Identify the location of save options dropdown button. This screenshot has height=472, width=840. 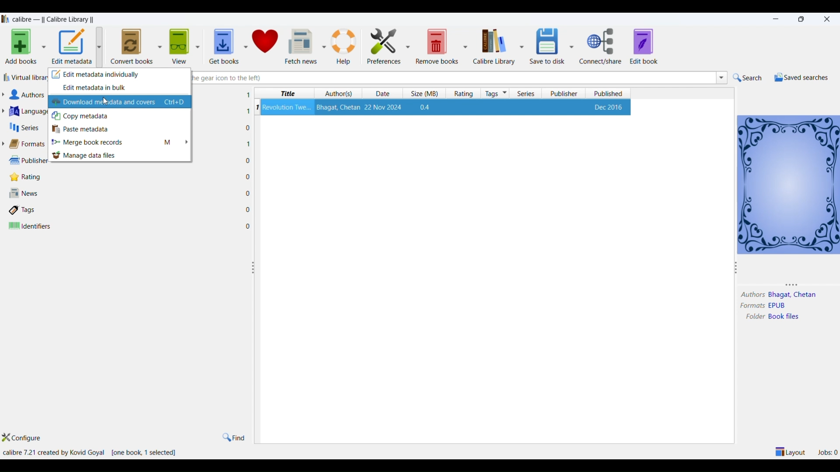
(572, 46).